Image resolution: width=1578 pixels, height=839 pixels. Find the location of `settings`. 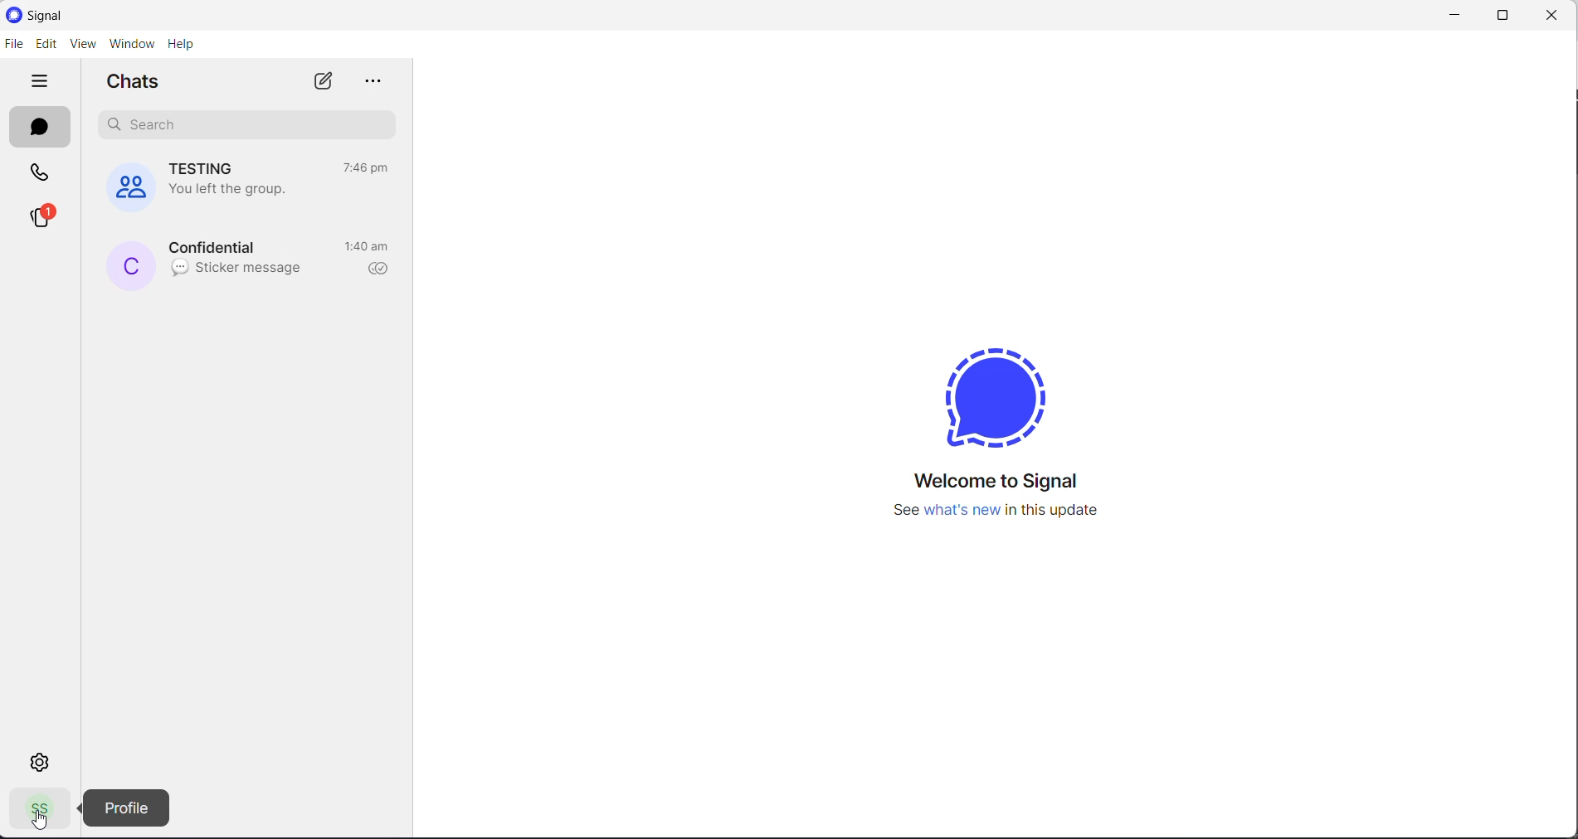

settings is located at coordinates (42, 761).